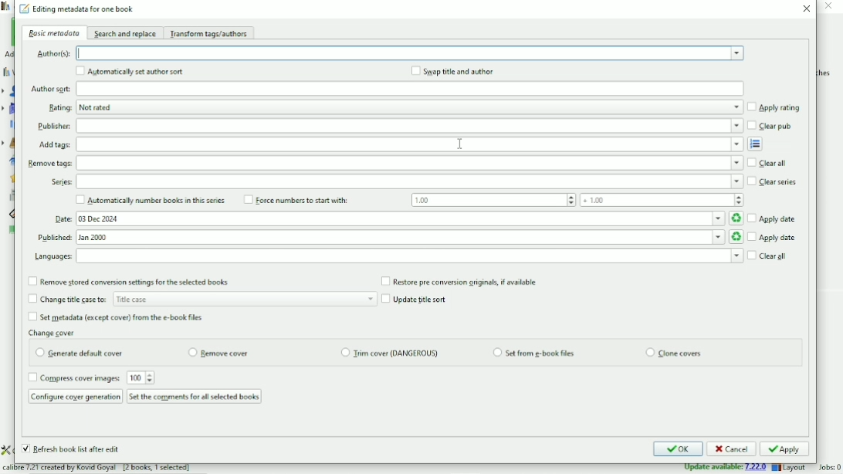 The image size is (843, 474). I want to click on Cancel, so click(731, 449).